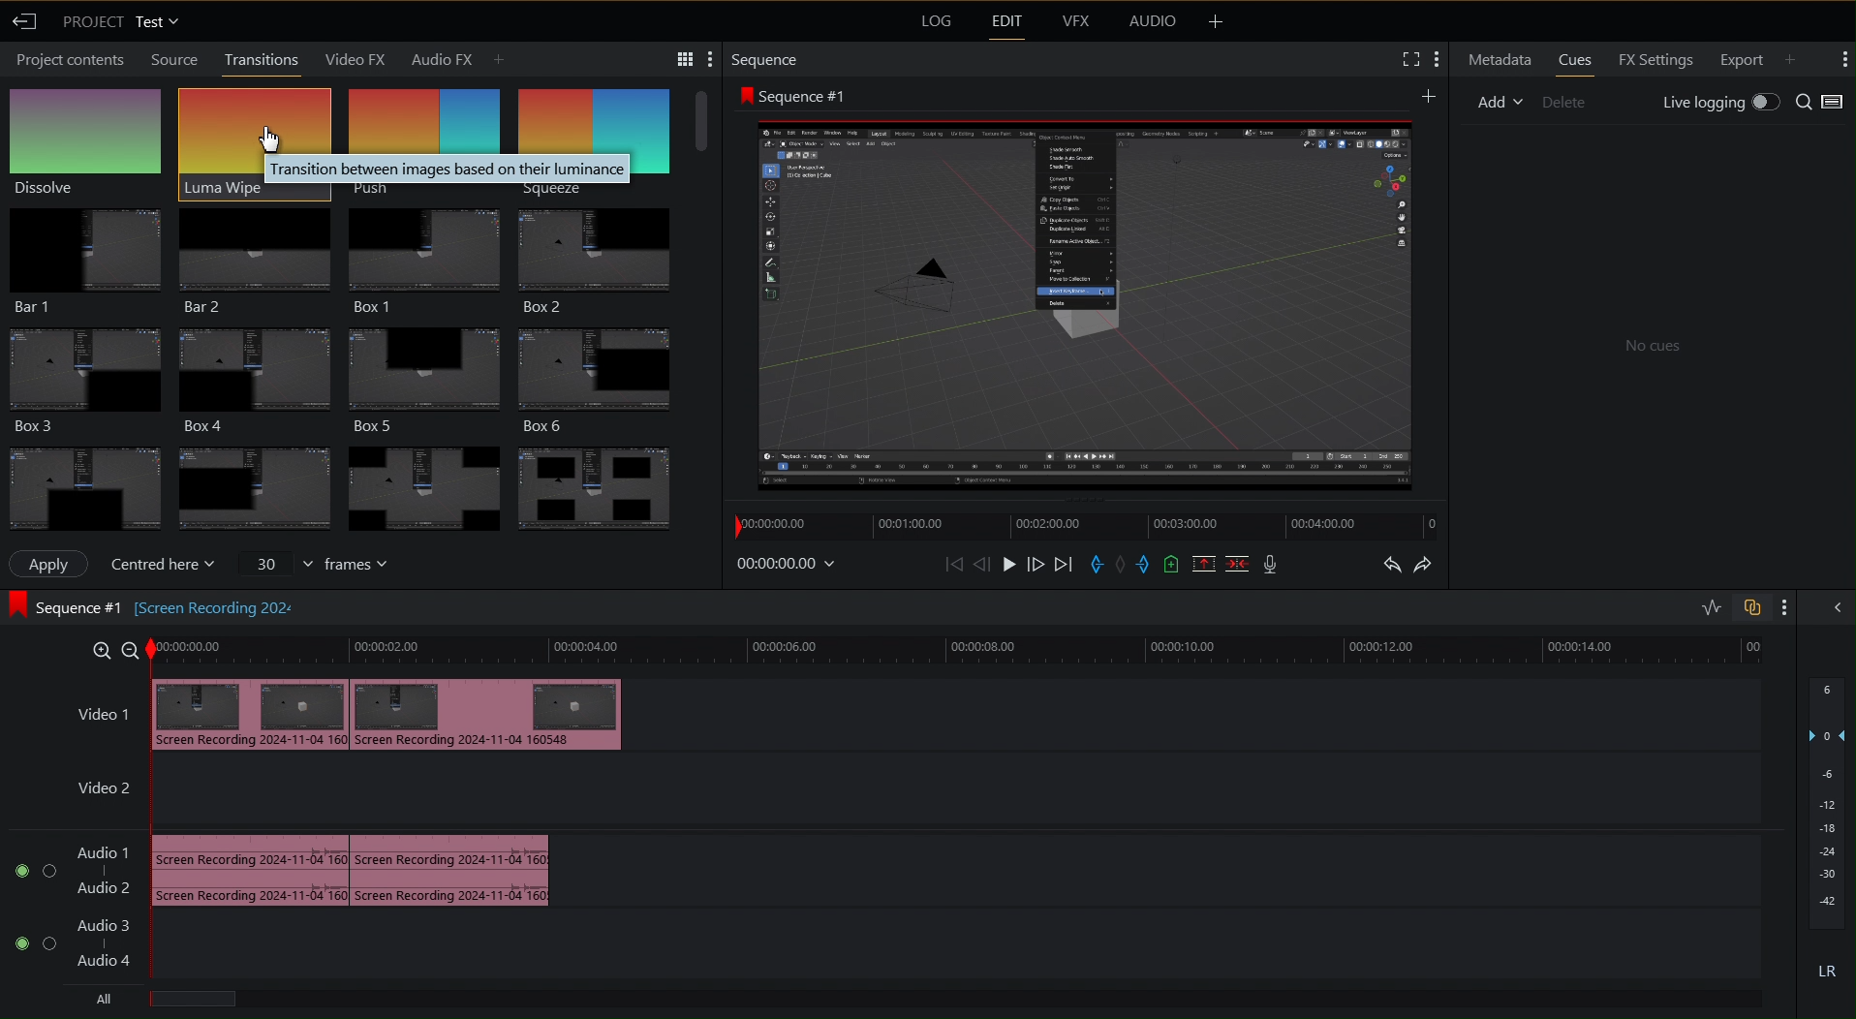 The width and height of the screenshot is (1856, 1019). I want to click on Add, so click(1798, 57).